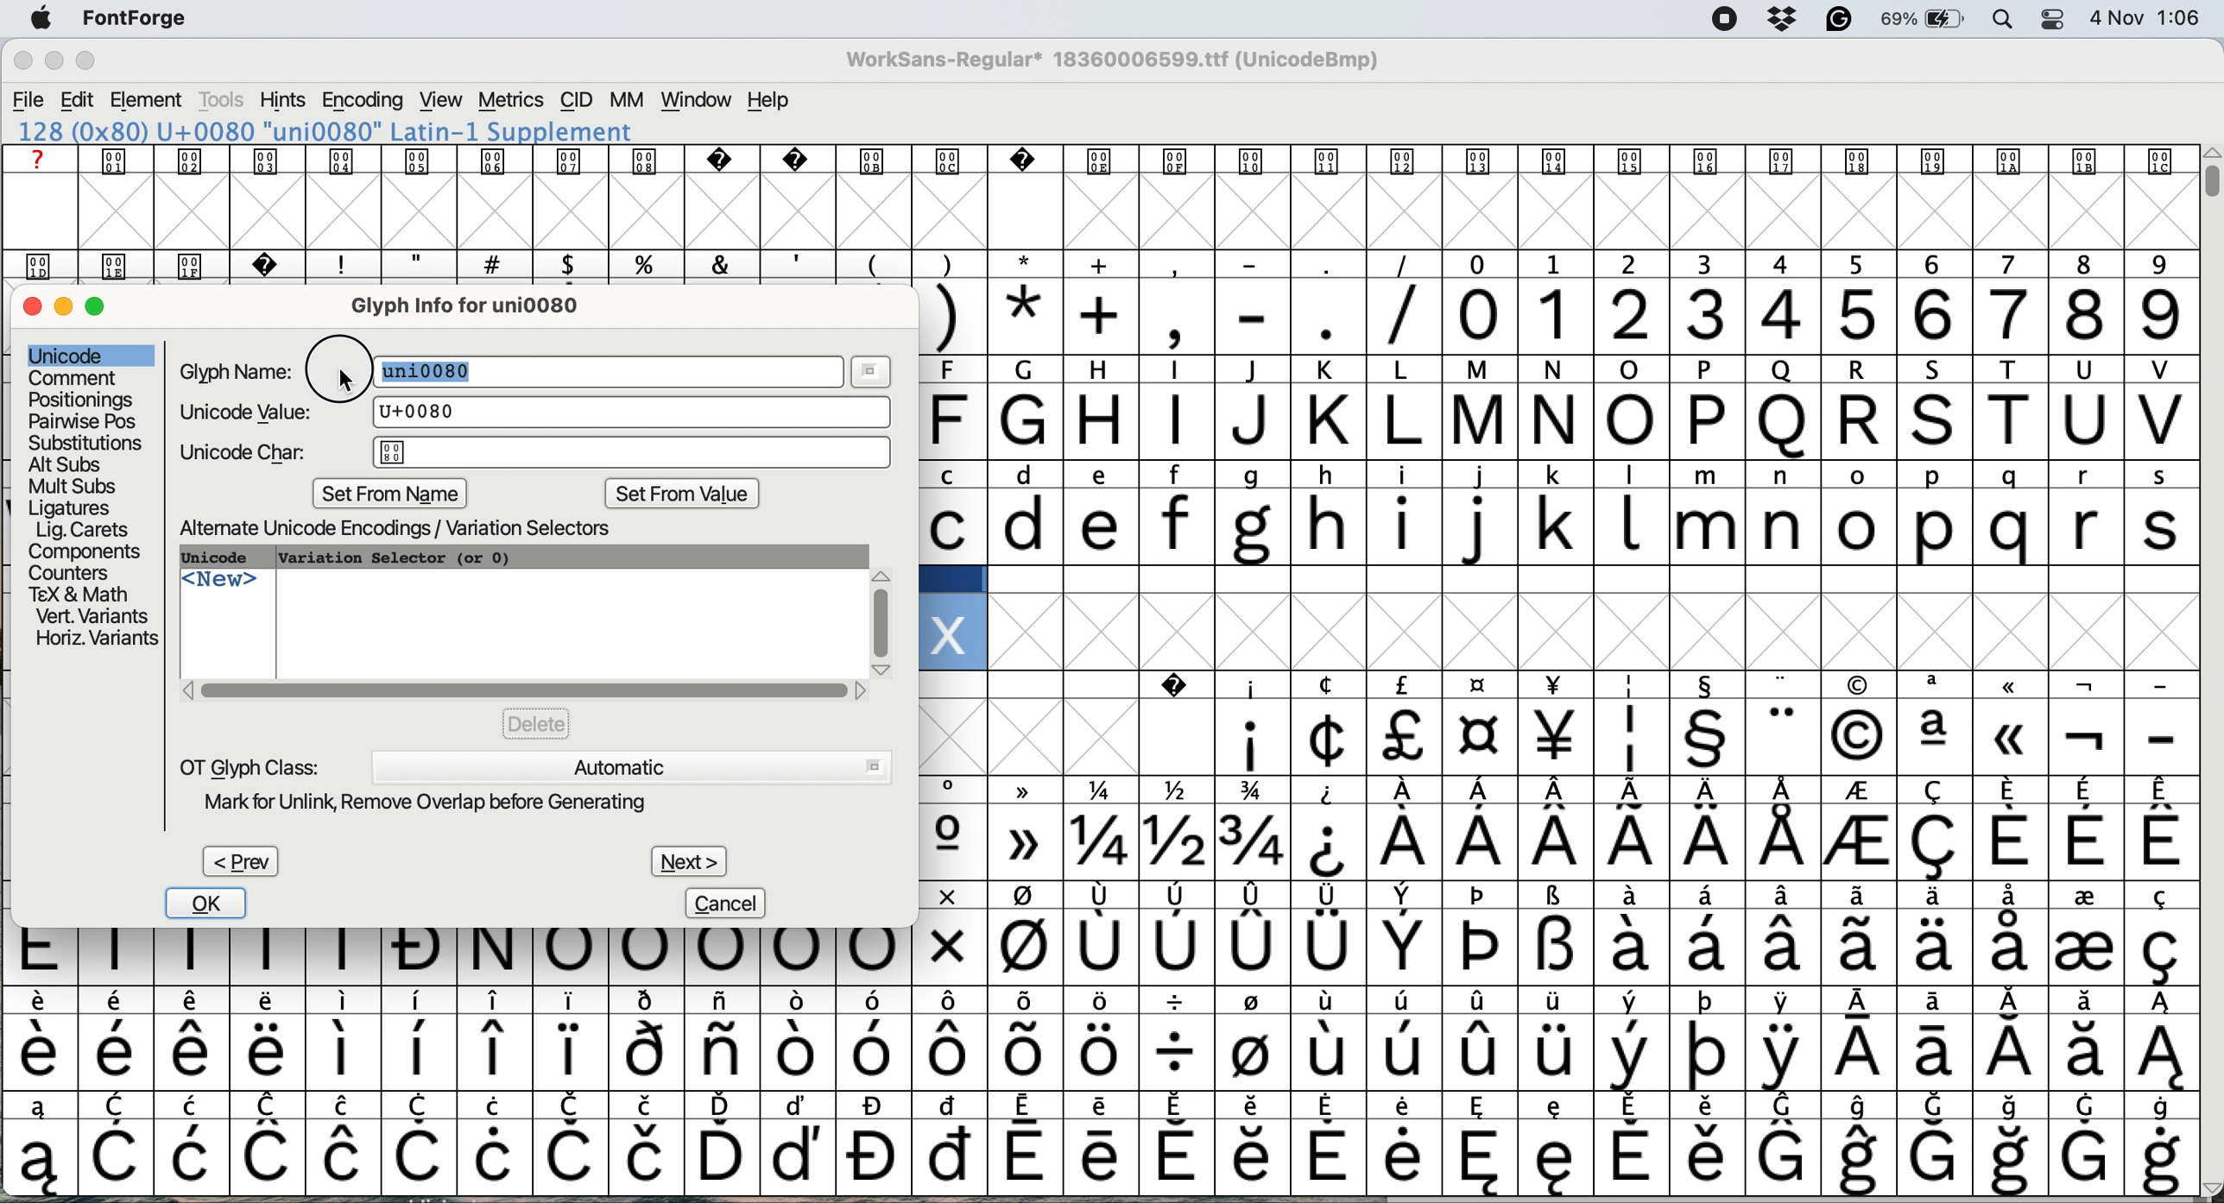 The image size is (2224, 1203). I want to click on capital letters a to v, so click(1543, 426).